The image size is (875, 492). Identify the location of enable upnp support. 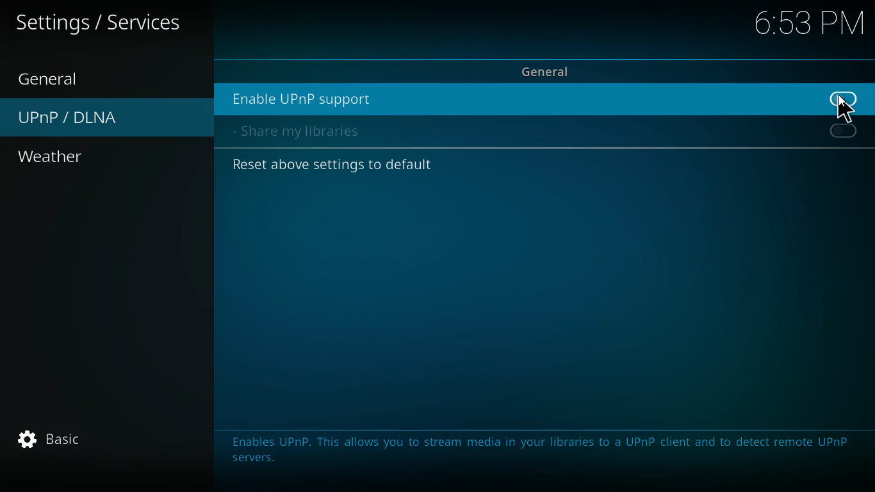
(318, 97).